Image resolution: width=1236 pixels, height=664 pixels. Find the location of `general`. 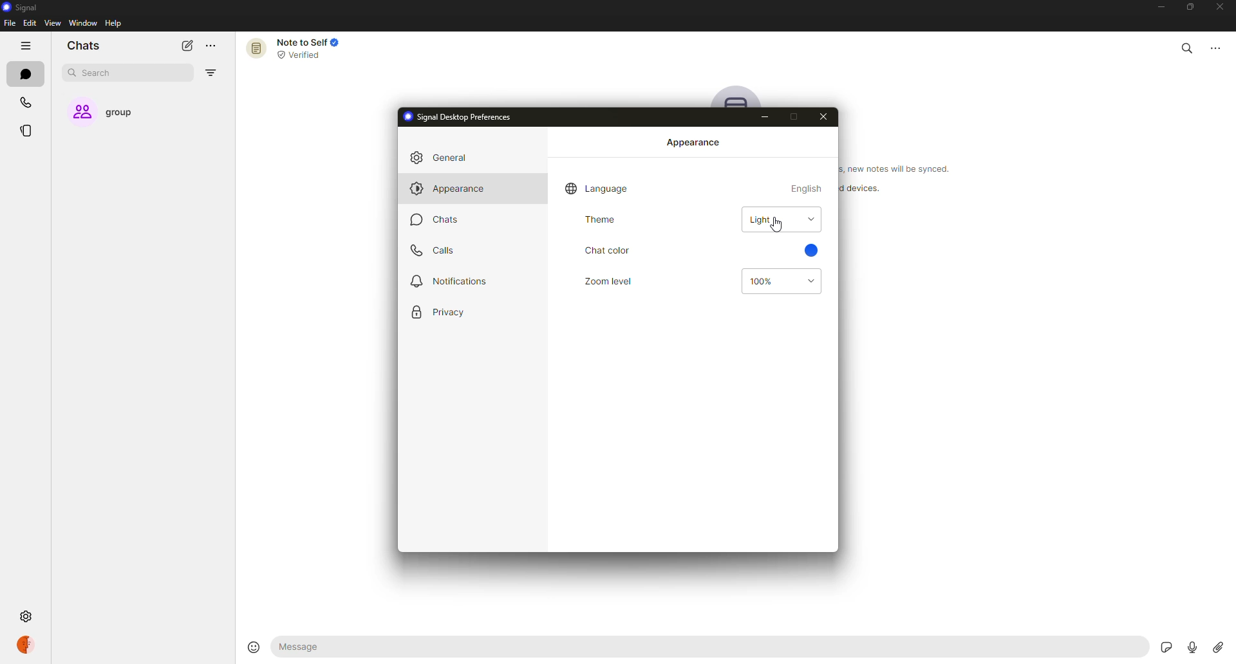

general is located at coordinates (444, 158).